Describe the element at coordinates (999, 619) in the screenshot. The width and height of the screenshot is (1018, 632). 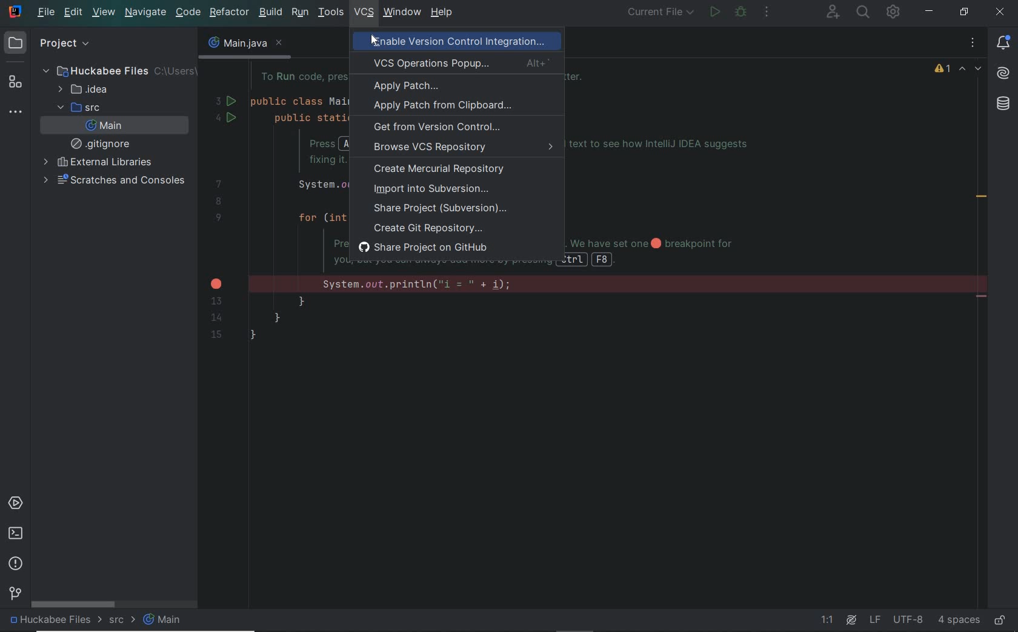
I see `make file ready only` at that location.